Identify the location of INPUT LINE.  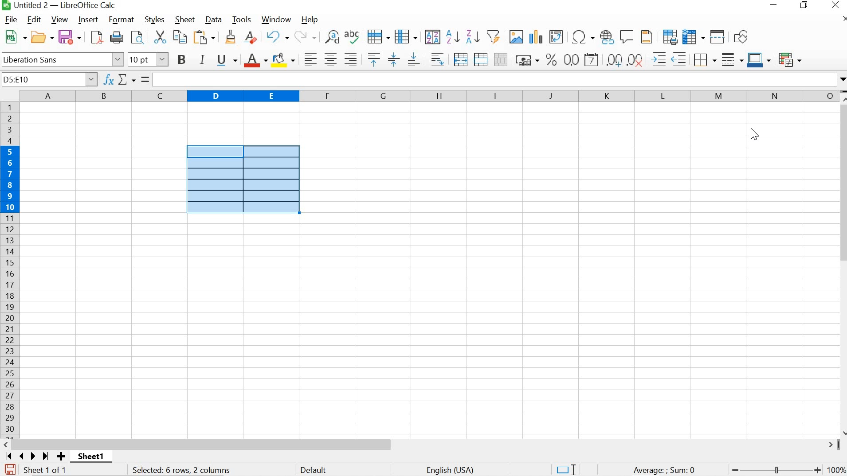
(500, 79).